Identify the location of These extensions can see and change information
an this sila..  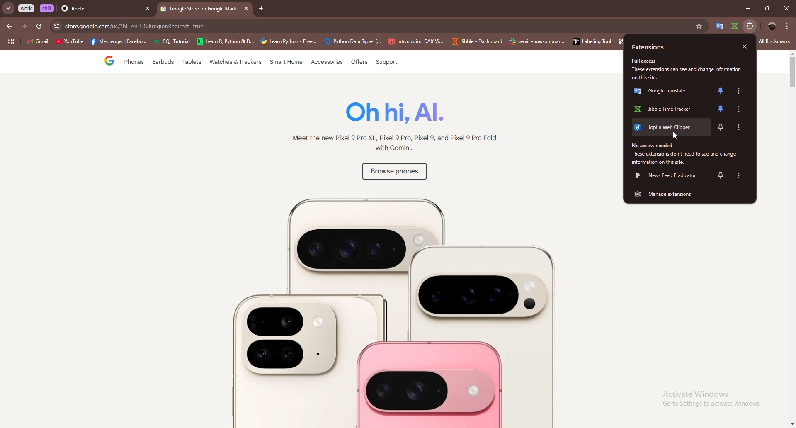
(689, 73).